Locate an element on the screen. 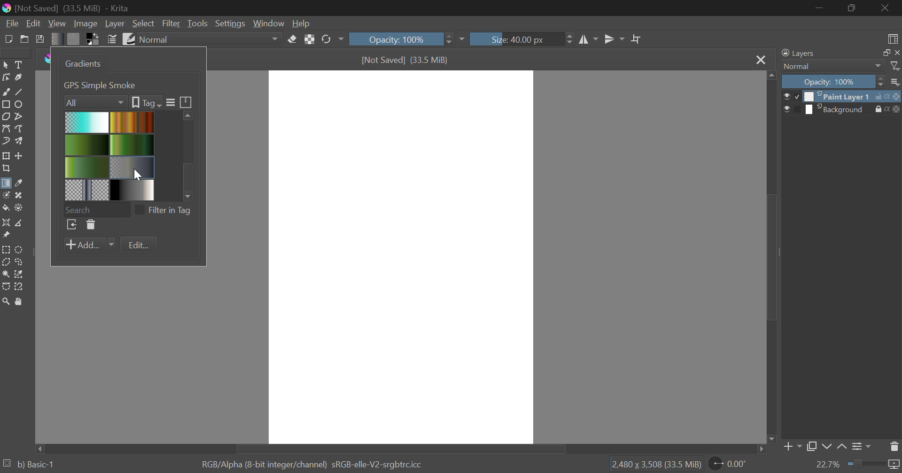  Filter in Tag is located at coordinates (166, 209).